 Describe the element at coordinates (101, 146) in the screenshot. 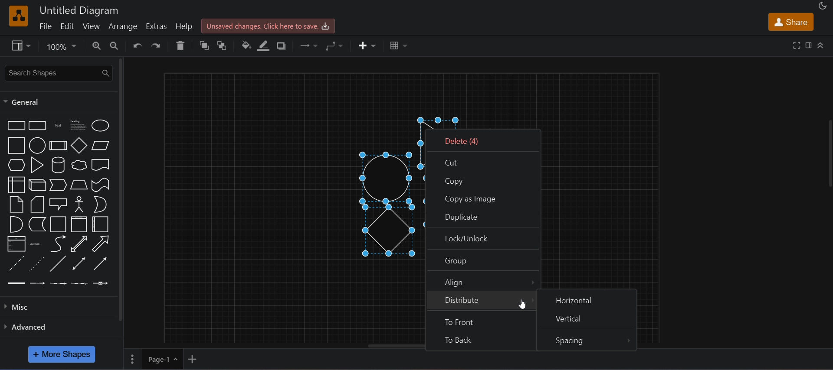

I see `parallelogram` at that location.